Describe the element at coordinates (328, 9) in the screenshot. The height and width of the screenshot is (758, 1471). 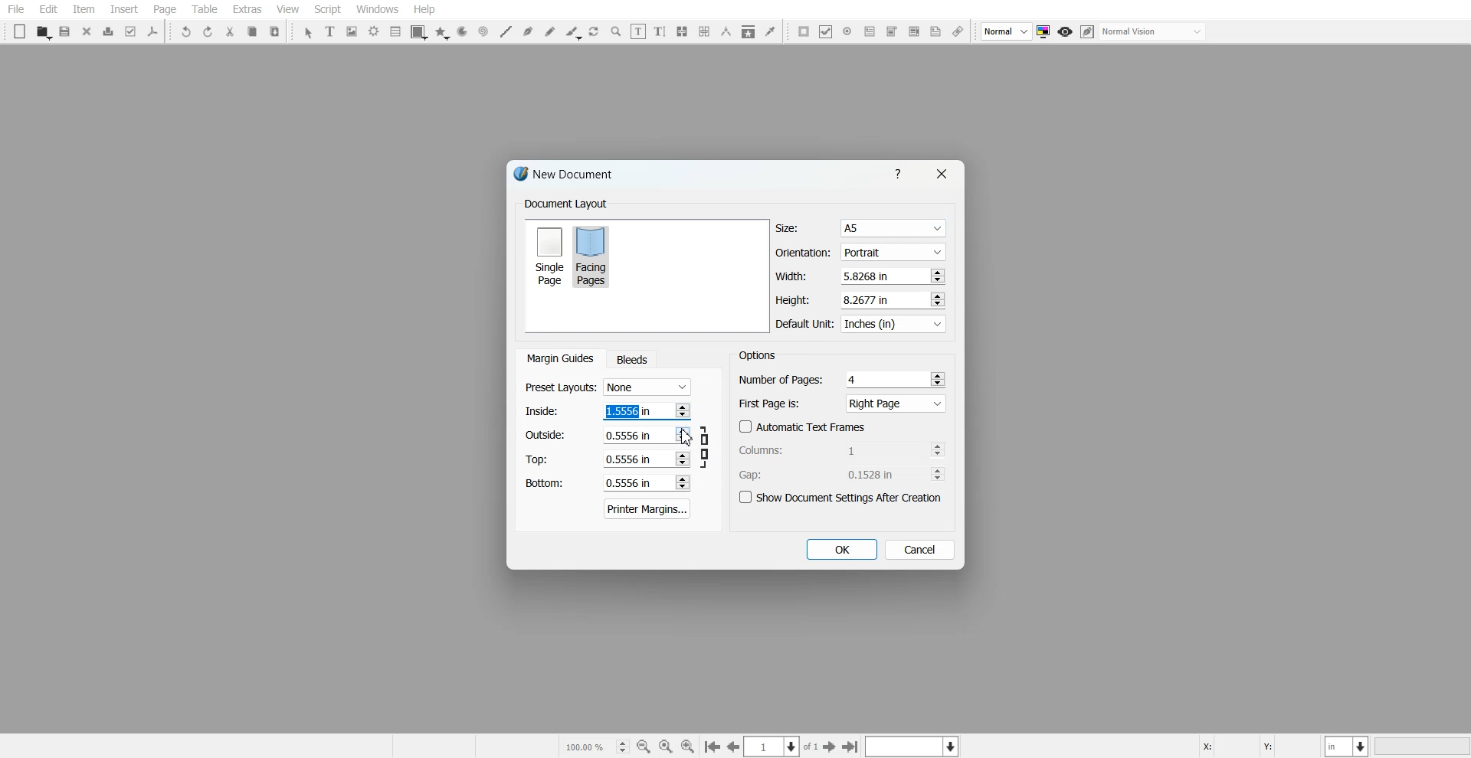
I see `Script` at that location.